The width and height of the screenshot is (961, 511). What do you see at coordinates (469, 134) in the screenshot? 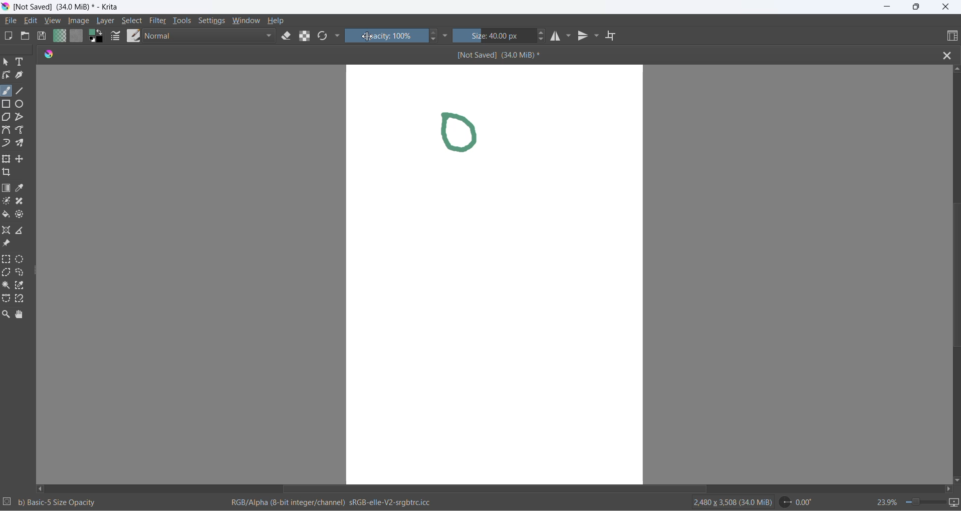
I see `drawing` at bounding box center [469, 134].